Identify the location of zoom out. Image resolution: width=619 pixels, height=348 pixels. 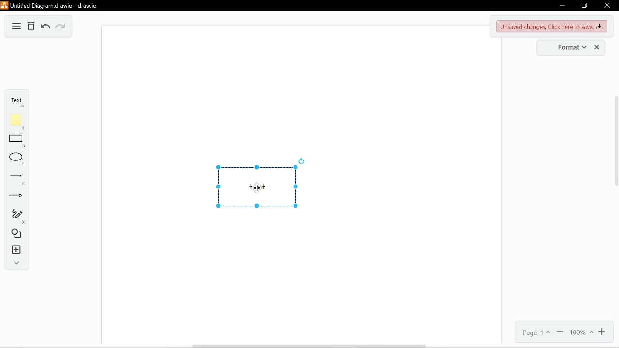
(560, 332).